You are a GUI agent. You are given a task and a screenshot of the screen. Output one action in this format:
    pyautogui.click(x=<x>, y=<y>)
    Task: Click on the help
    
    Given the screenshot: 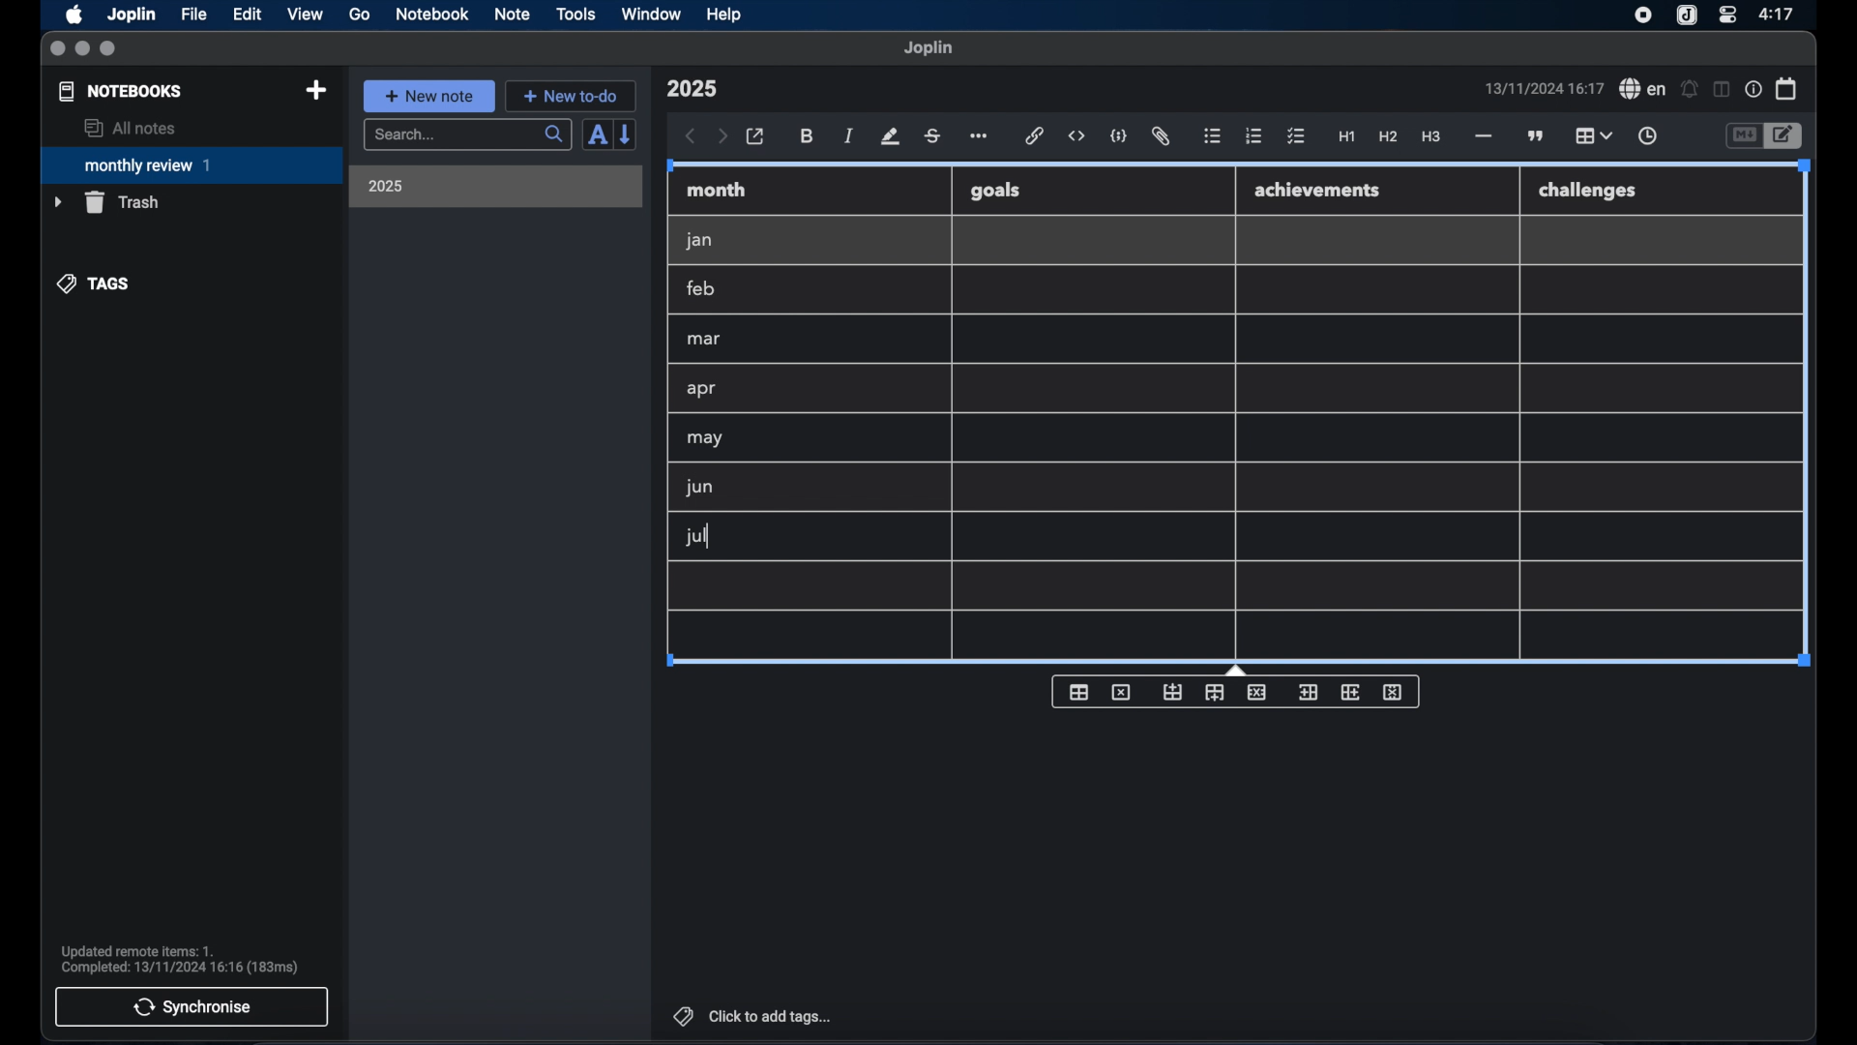 What is the action you would take?
    pyautogui.click(x=725, y=15)
    